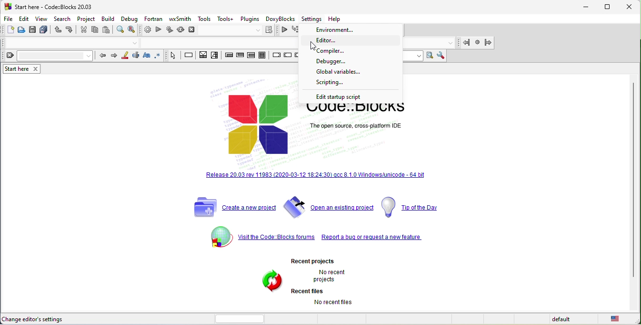  I want to click on global variables, so click(337, 72).